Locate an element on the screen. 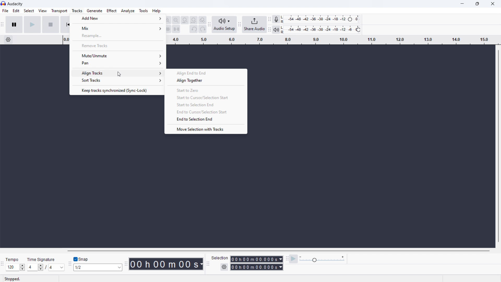  start to selection end is located at coordinates (206, 105).